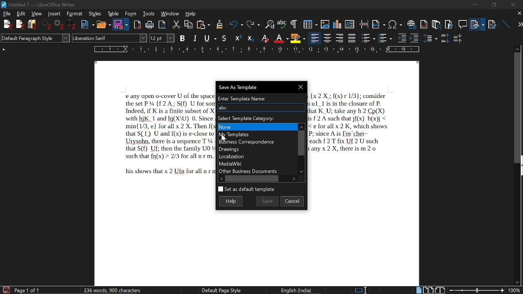  I want to click on Categories, so click(257, 149).